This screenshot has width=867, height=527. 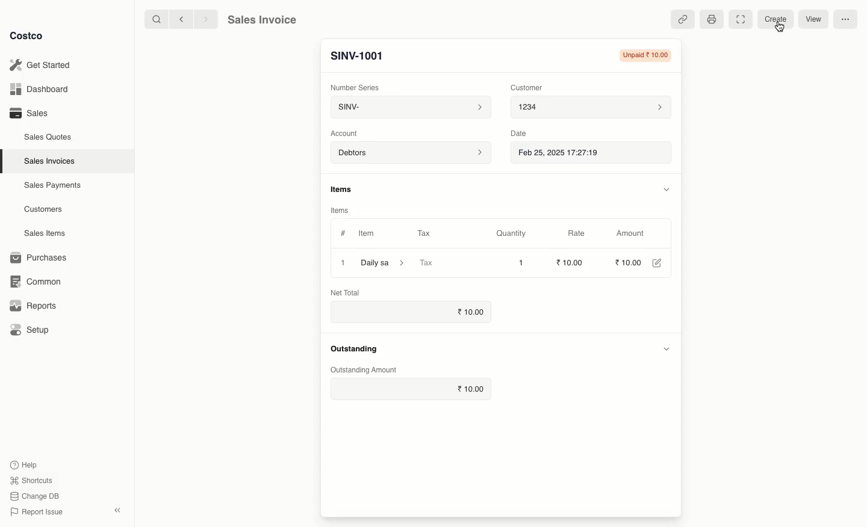 What do you see at coordinates (30, 114) in the screenshot?
I see `Sales` at bounding box center [30, 114].